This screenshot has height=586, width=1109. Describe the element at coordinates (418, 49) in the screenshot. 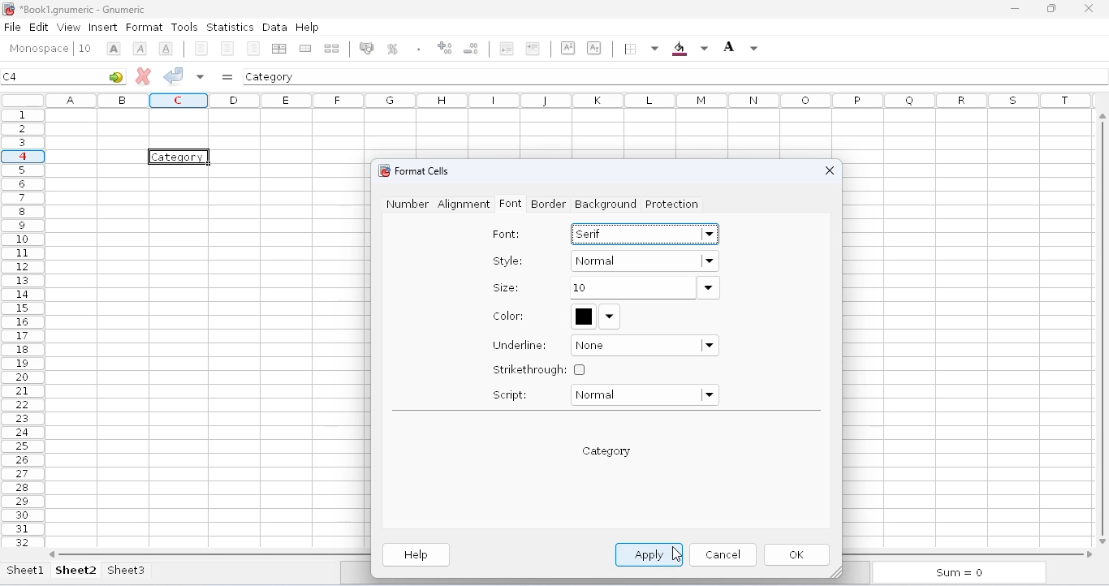

I see `set the format of the selected cells to include a thousands separator` at that location.